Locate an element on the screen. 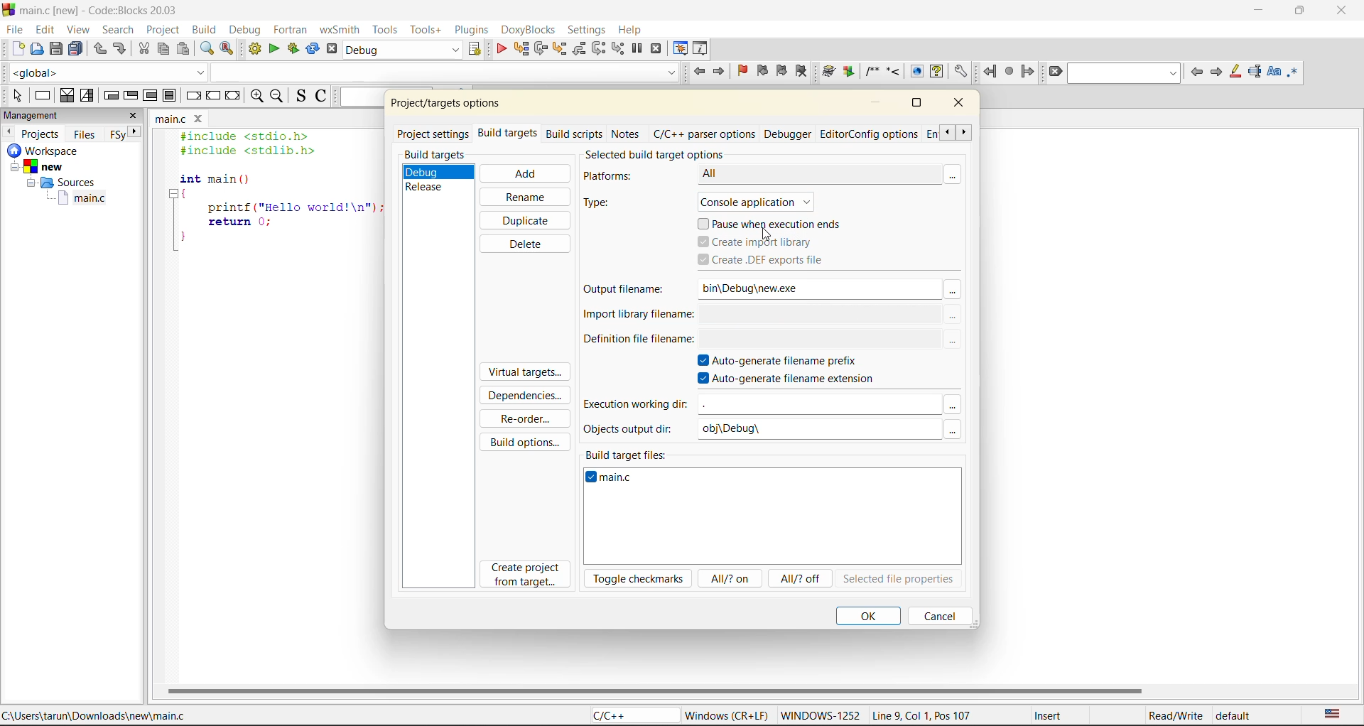 The height and width of the screenshot is (726, 1364). minimize is located at coordinates (1264, 12).